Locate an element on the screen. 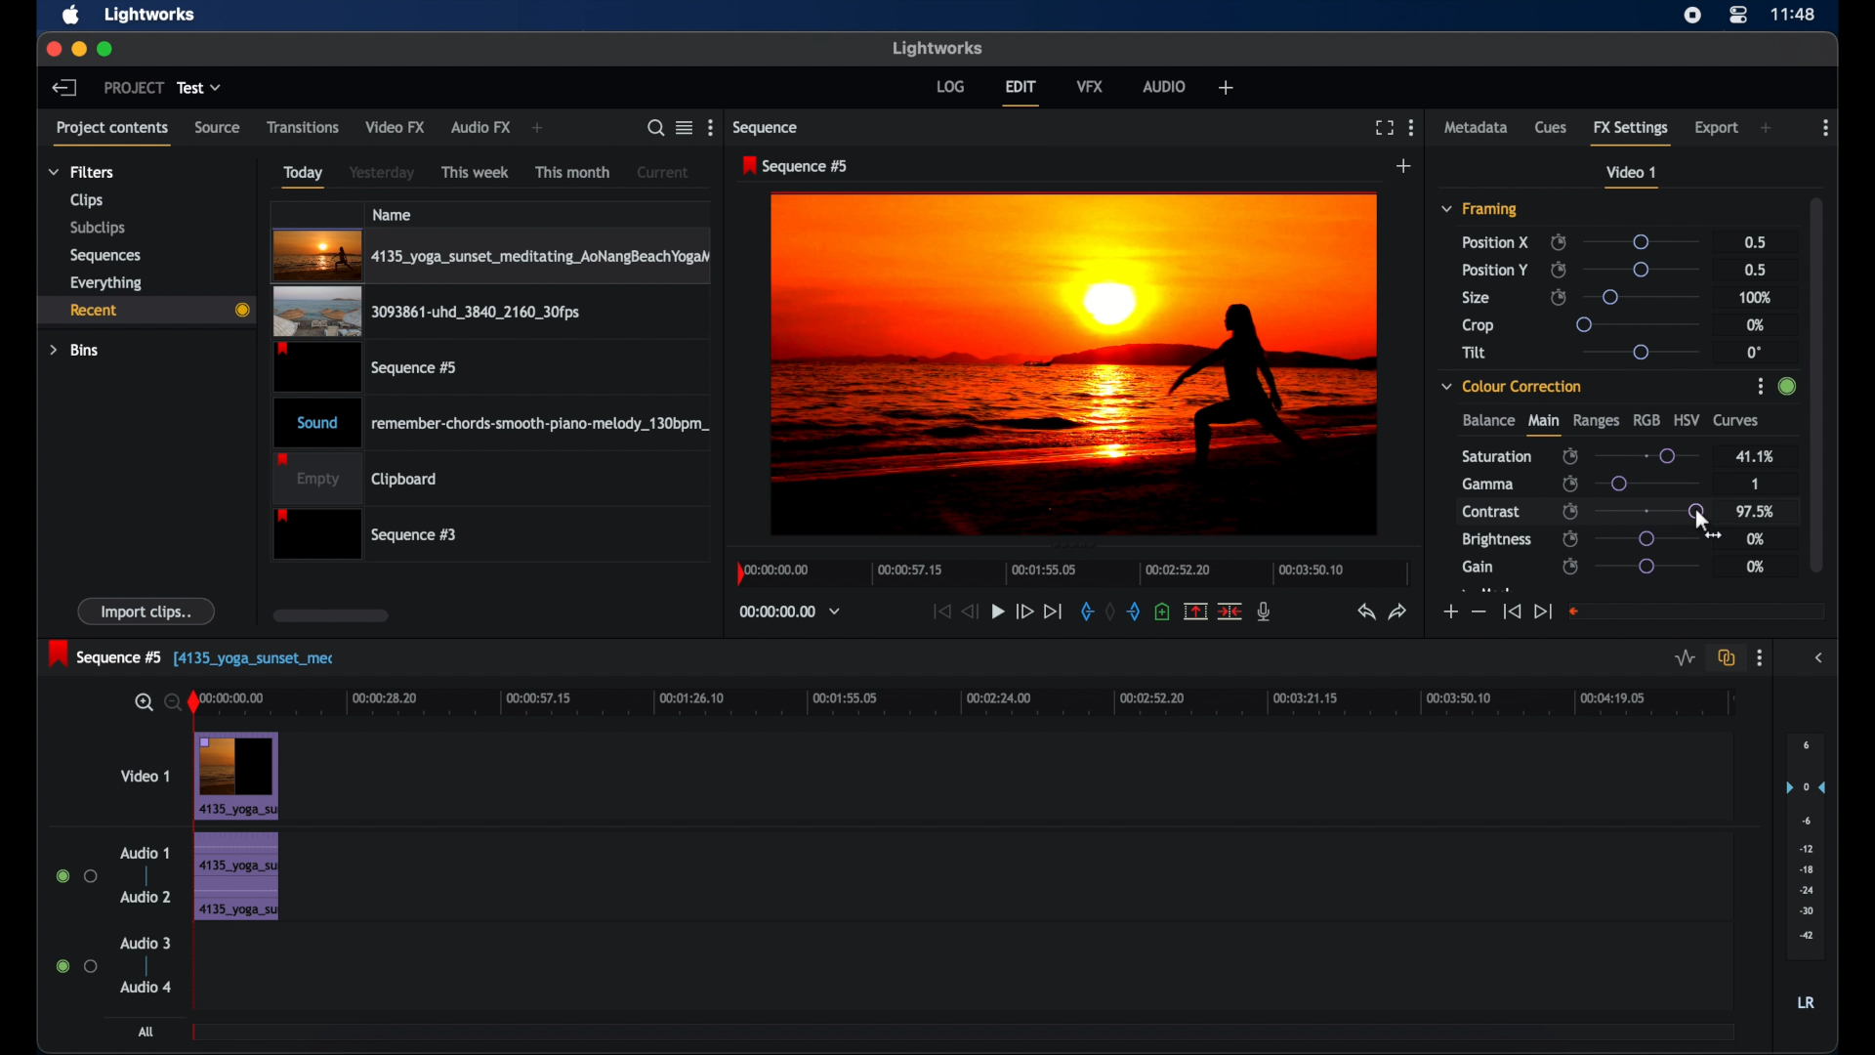 The width and height of the screenshot is (1875, 1055). project contents is located at coordinates (115, 132).